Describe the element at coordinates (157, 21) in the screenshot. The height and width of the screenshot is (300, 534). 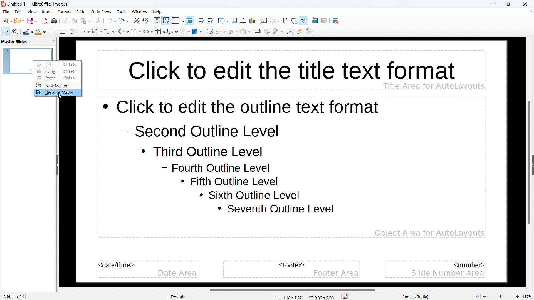
I see `display grid` at that location.